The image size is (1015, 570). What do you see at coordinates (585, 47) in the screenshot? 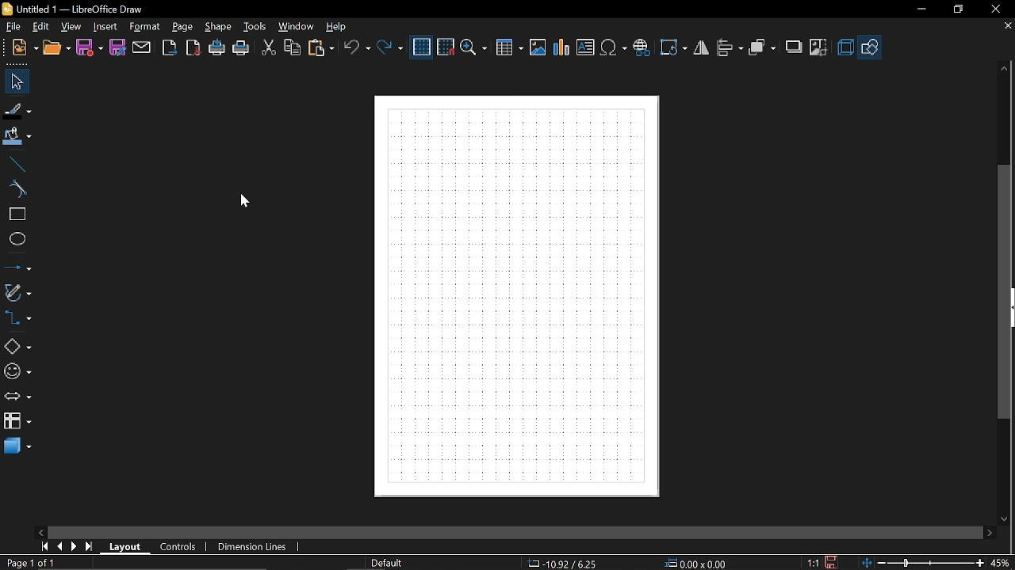
I see `Insret text` at bounding box center [585, 47].